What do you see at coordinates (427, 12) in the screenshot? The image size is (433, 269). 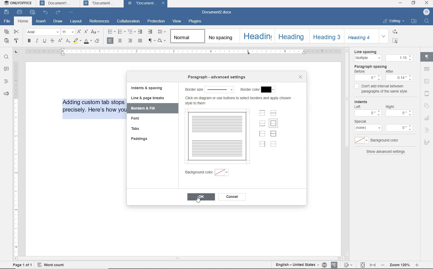 I see `profile` at bounding box center [427, 12].